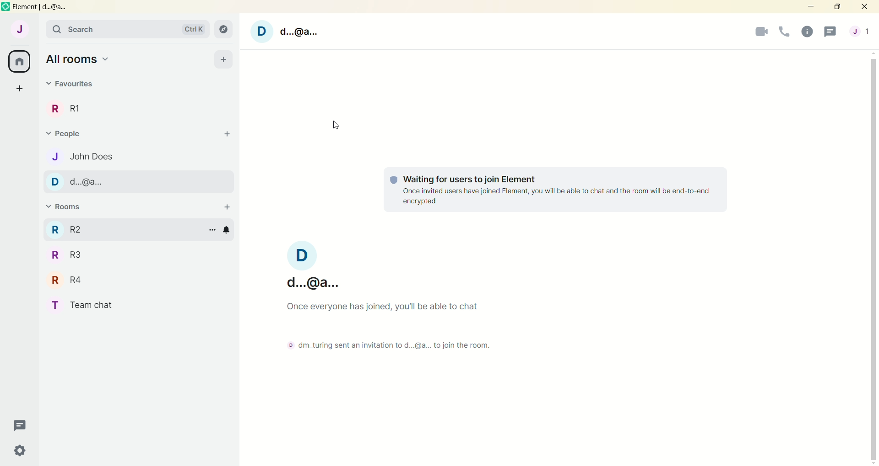 This screenshot has height=466, width=879. Describe the element at coordinates (805, 32) in the screenshot. I see `room info` at that location.